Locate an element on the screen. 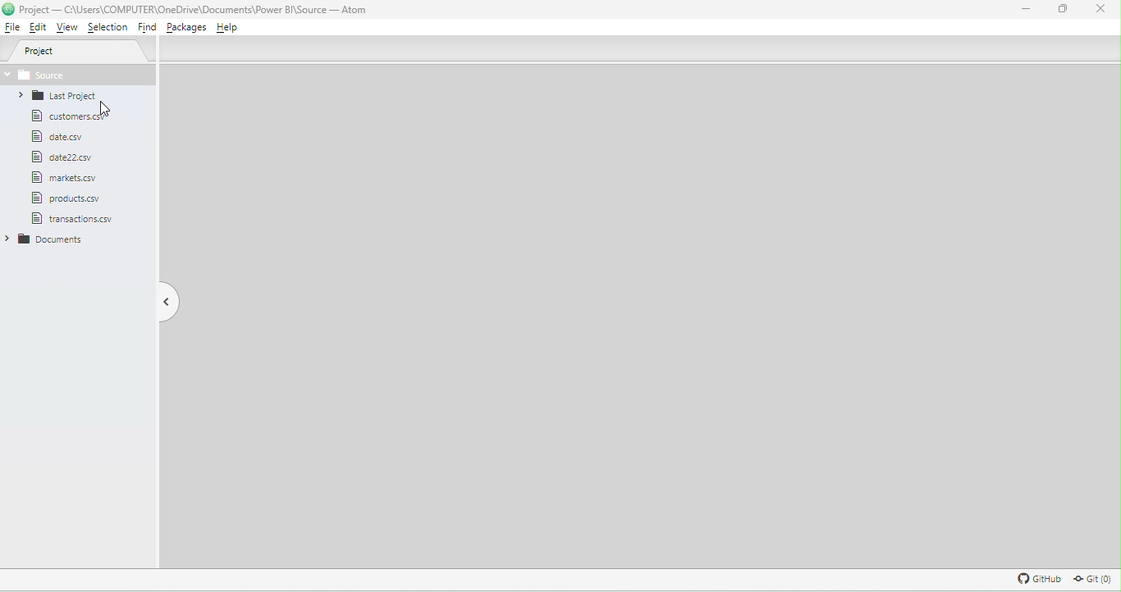 This screenshot has height=592, width=1121. Maximize is located at coordinates (1059, 11).